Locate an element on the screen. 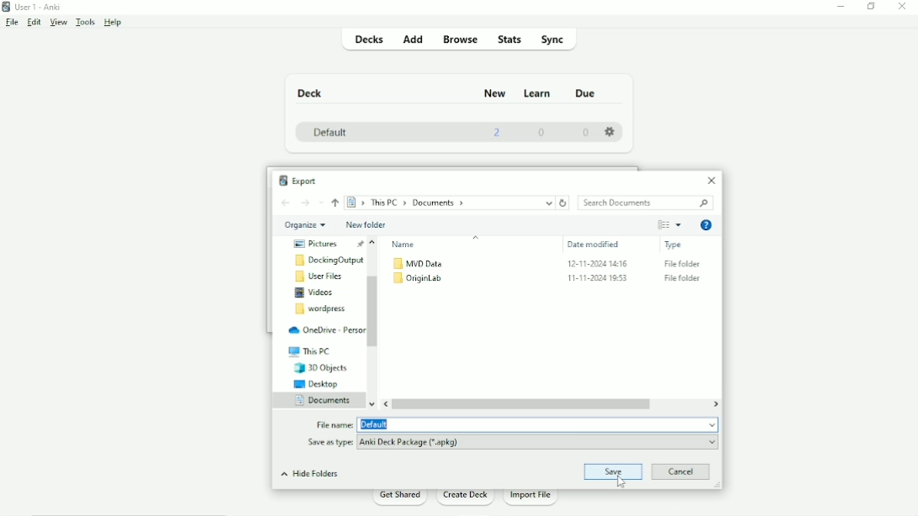  Export is located at coordinates (298, 181).